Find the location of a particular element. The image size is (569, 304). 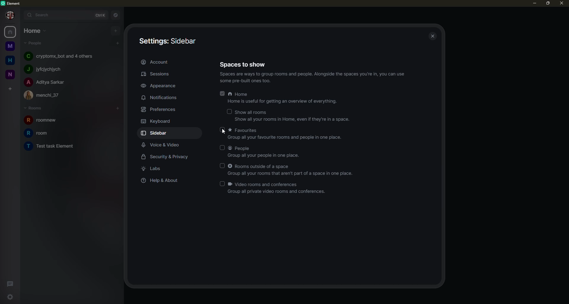

home is located at coordinates (34, 31).